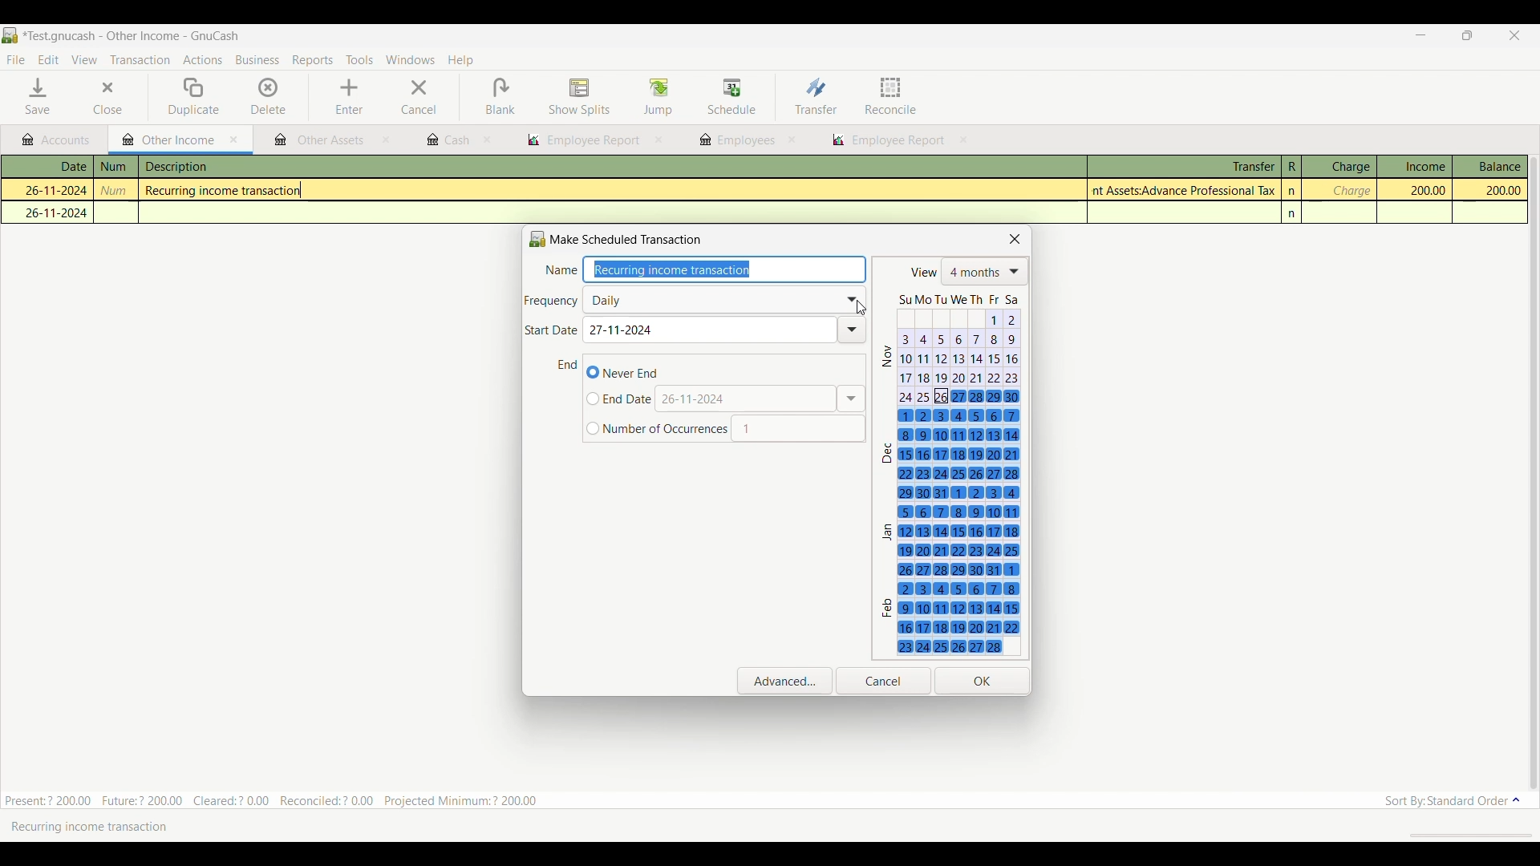 The width and height of the screenshot is (1540, 866). What do you see at coordinates (257, 61) in the screenshot?
I see `Business menu` at bounding box center [257, 61].